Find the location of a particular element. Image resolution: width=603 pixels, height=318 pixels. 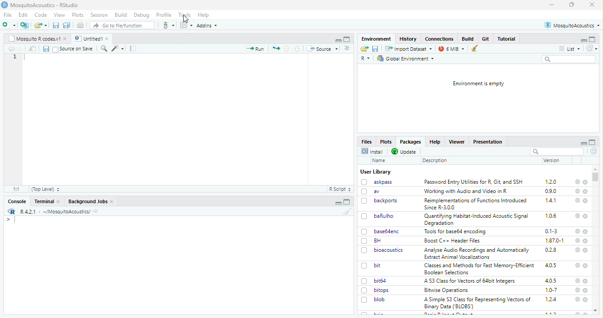

minimise is located at coordinates (552, 5).